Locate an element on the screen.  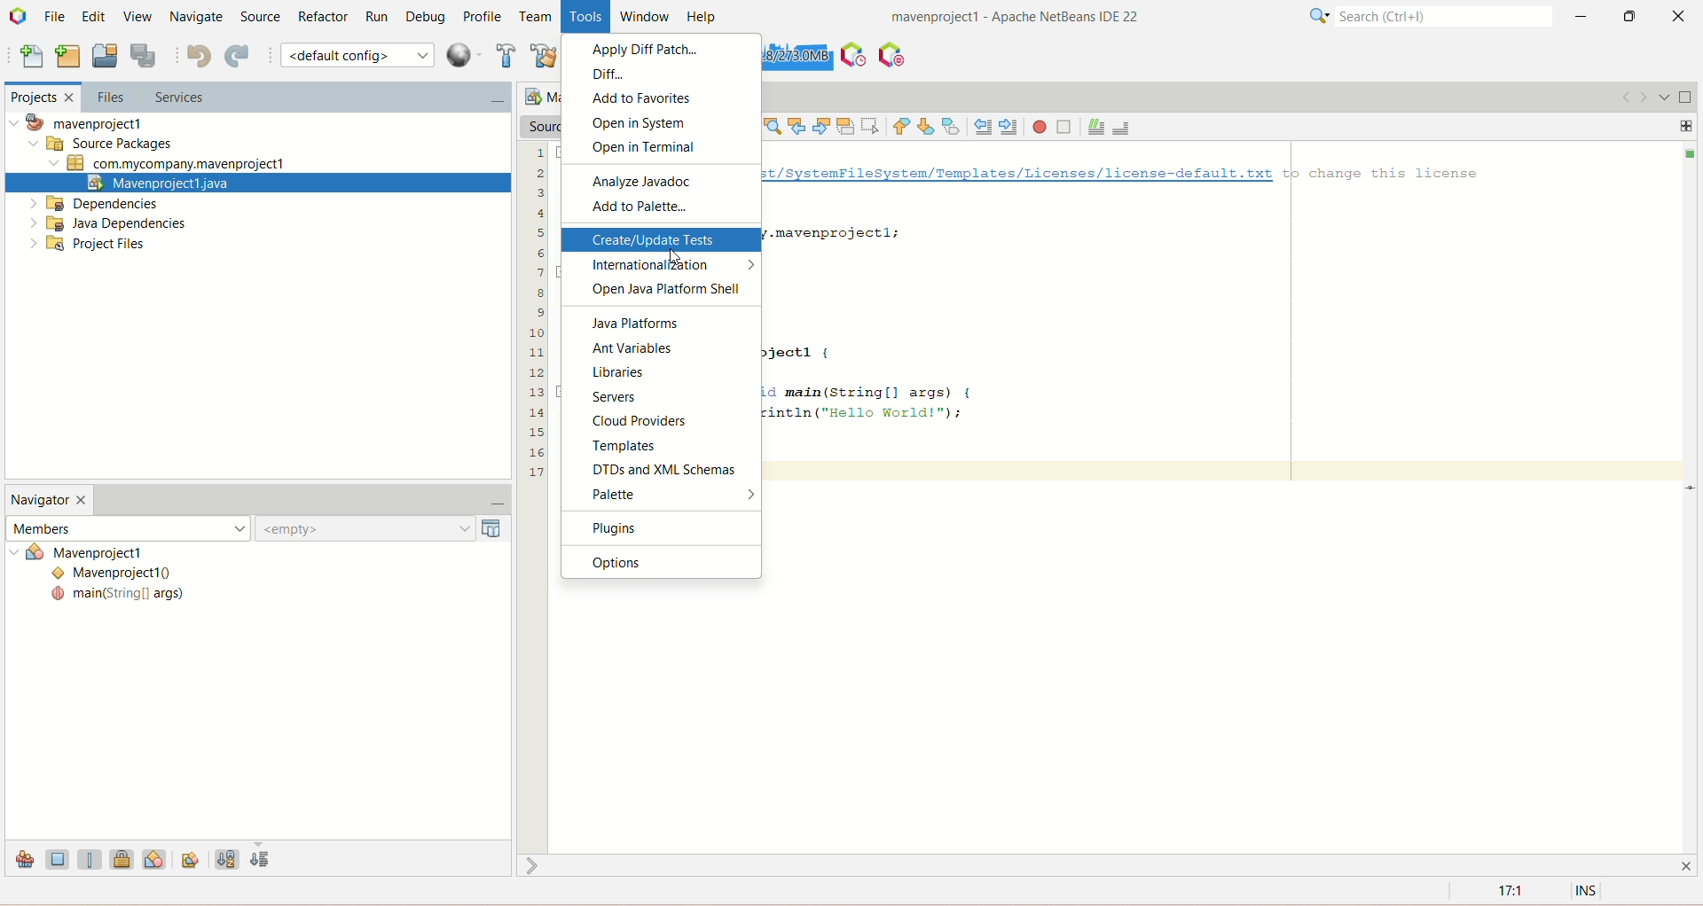
DTDs and XML schemas is located at coordinates (663, 469).